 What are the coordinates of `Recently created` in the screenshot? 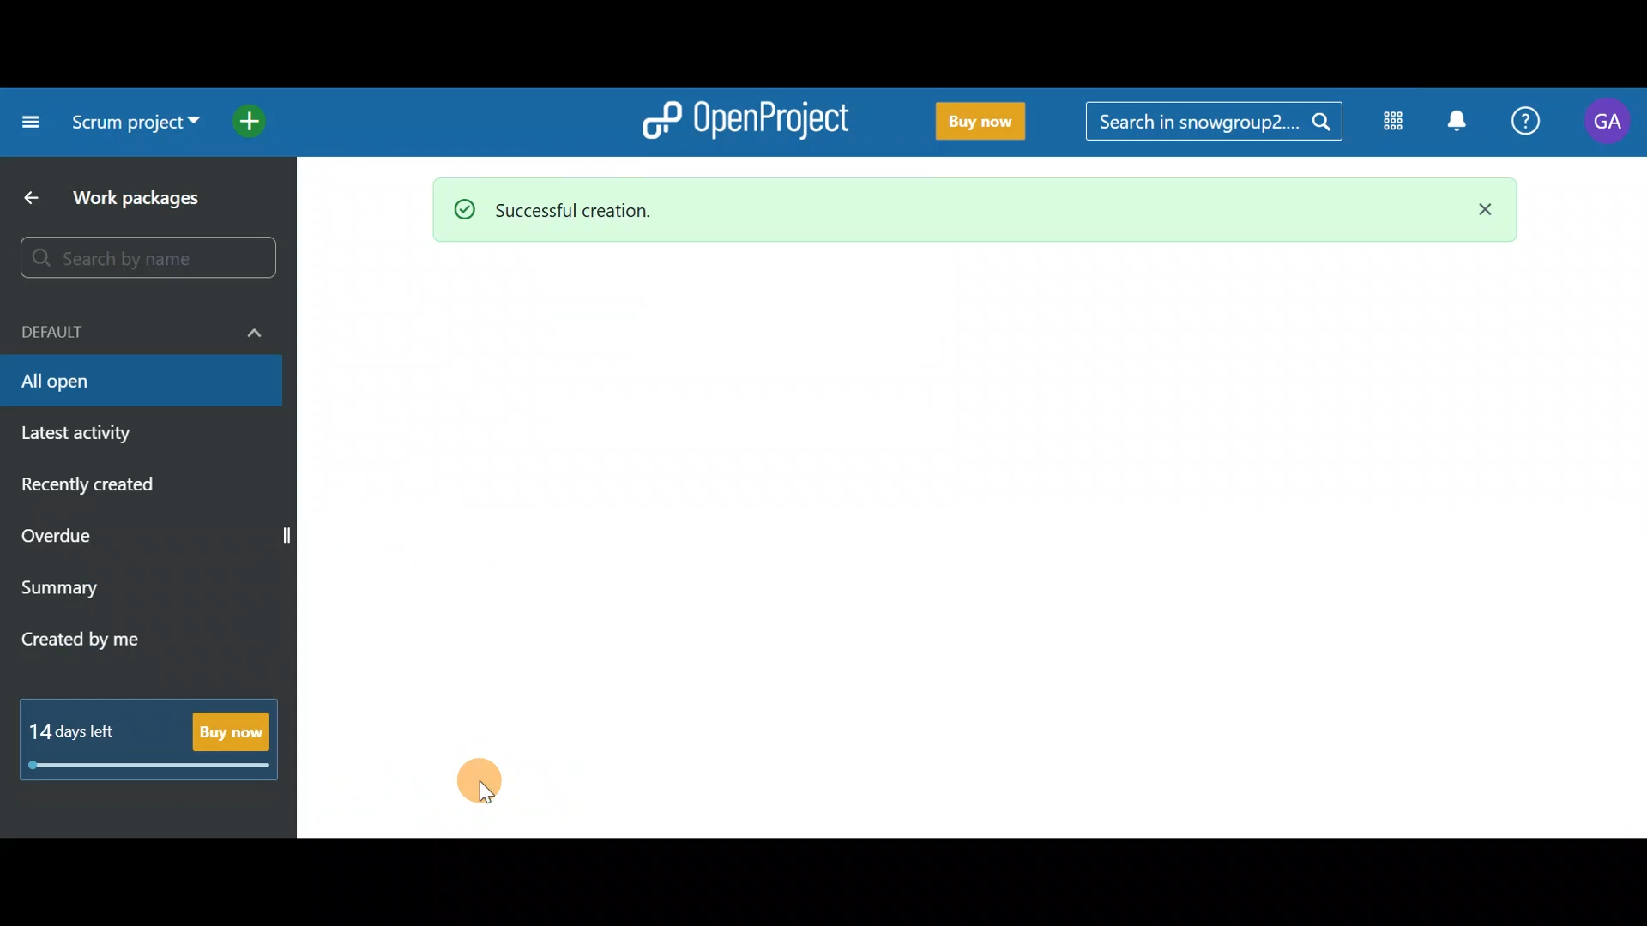 It's located at (136, 487).